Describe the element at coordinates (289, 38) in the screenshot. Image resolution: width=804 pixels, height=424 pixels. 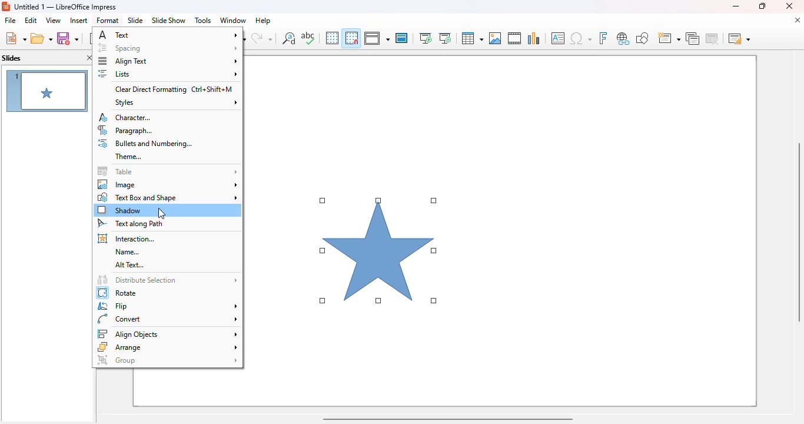
I see `find and replace` at that location.